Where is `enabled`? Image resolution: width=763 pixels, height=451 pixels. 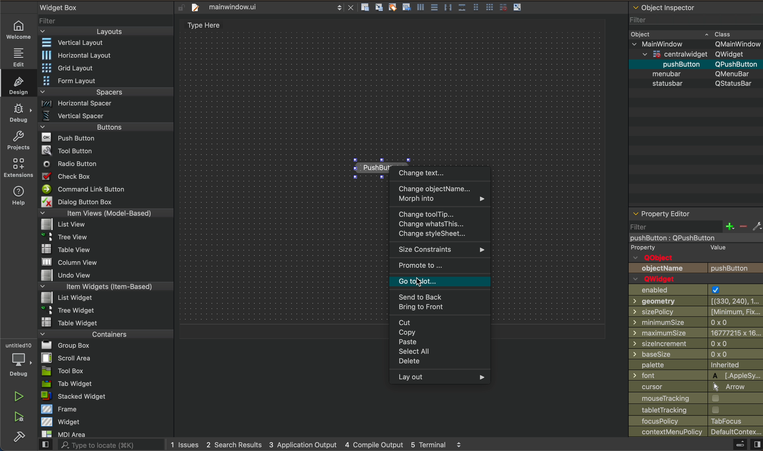 enabled is located at coordinates (695, 290).